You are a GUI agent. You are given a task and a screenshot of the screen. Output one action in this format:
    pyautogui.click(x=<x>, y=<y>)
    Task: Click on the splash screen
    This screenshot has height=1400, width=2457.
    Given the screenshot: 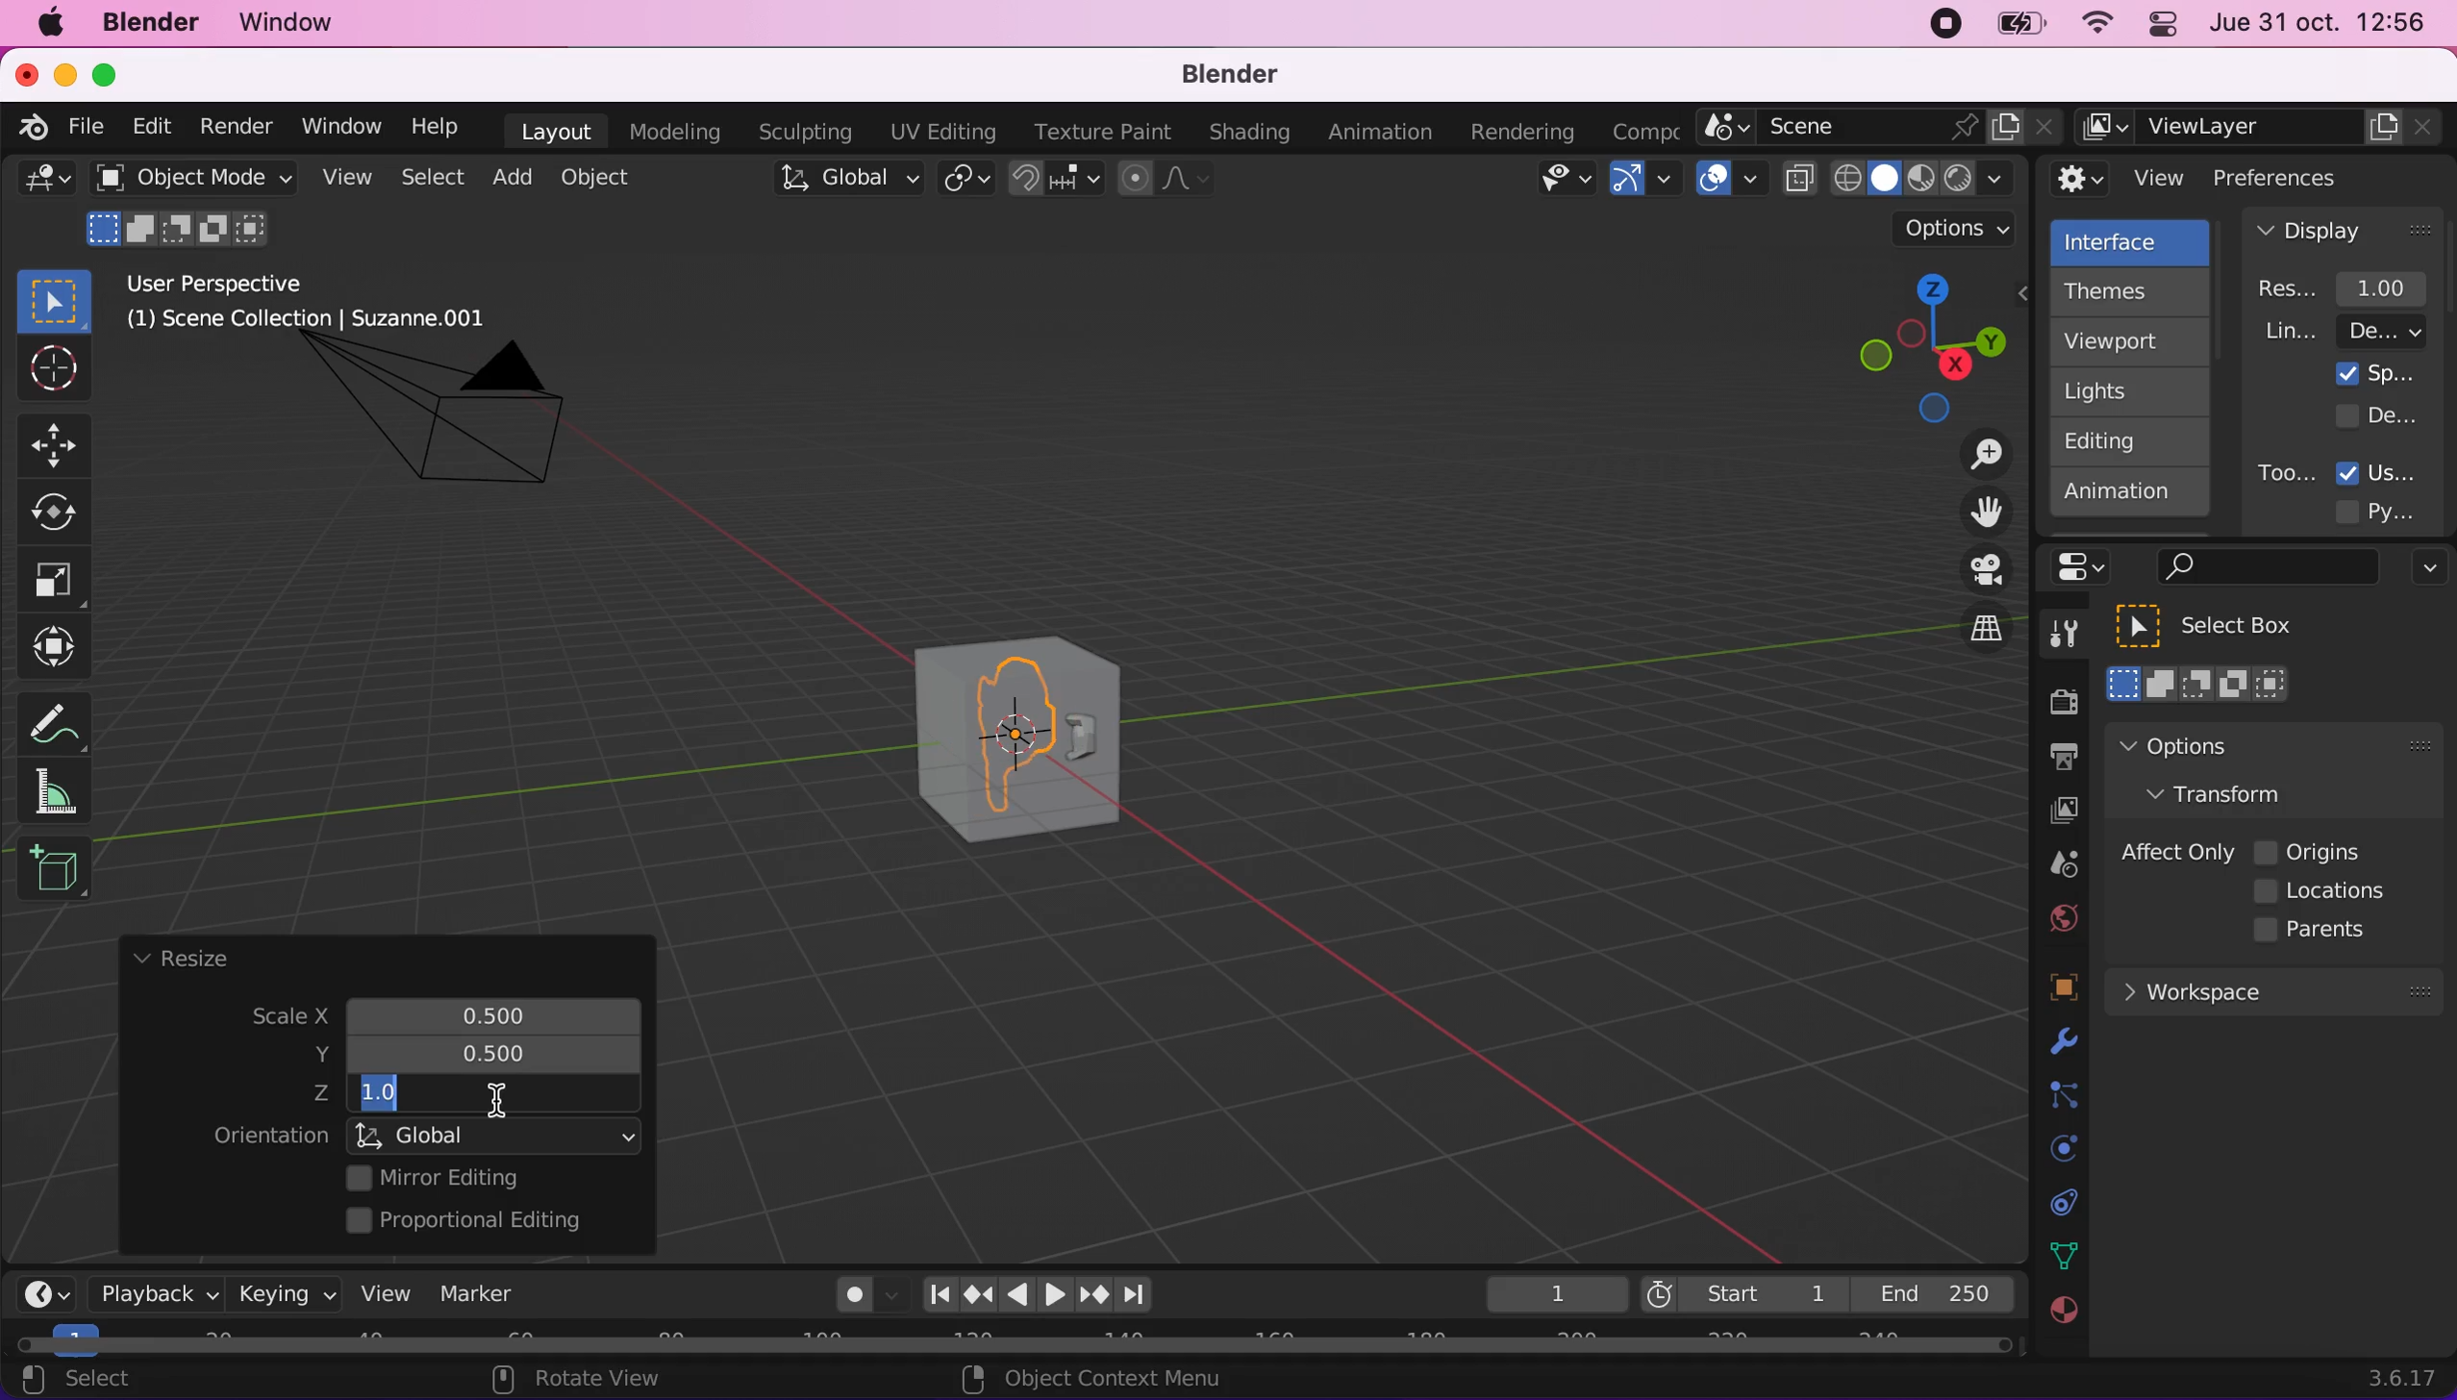 What is the action you would take?
    pyautogui.click(x=2376, y=373)
    